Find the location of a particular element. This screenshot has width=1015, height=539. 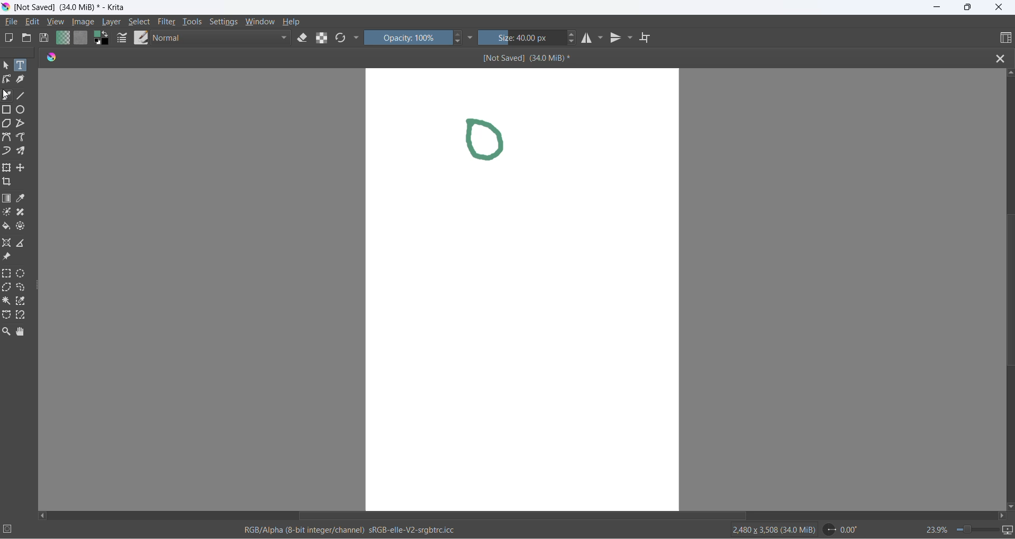

line tool is located at coordinates (27, 96).